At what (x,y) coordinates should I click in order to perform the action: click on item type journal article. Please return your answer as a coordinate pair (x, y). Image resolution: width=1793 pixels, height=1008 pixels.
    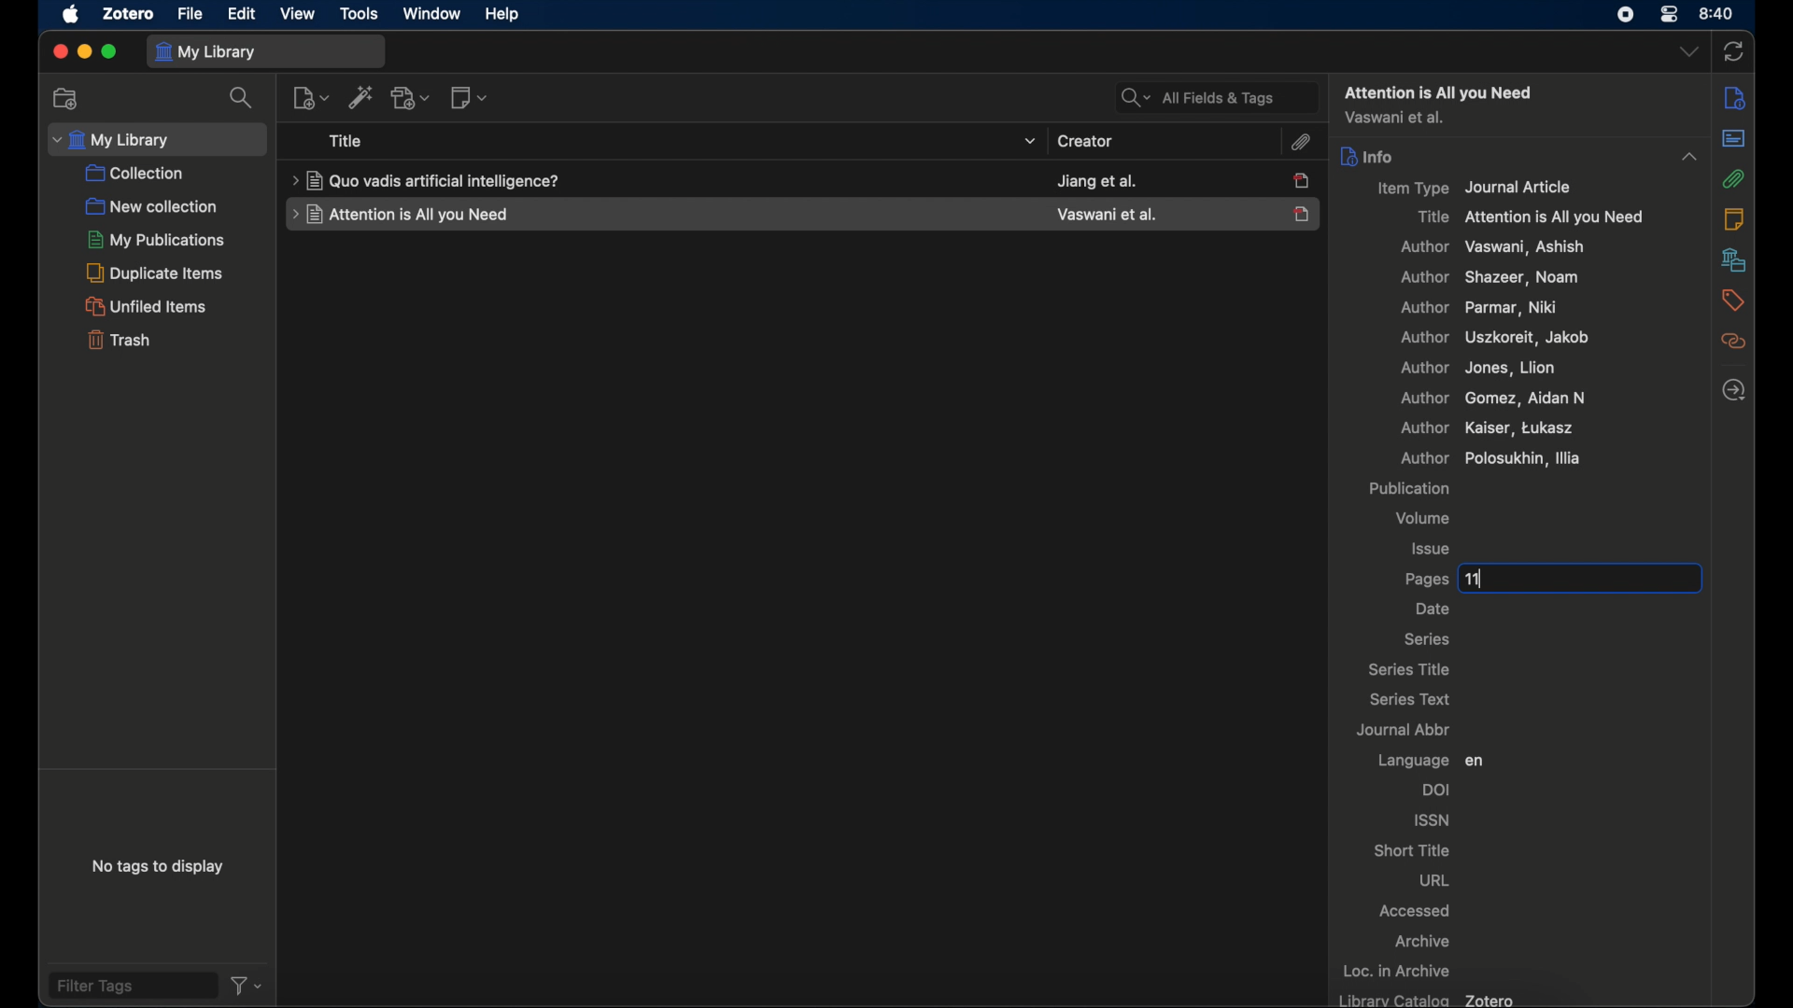
    Looking at the image, I should click on (1484, 189).